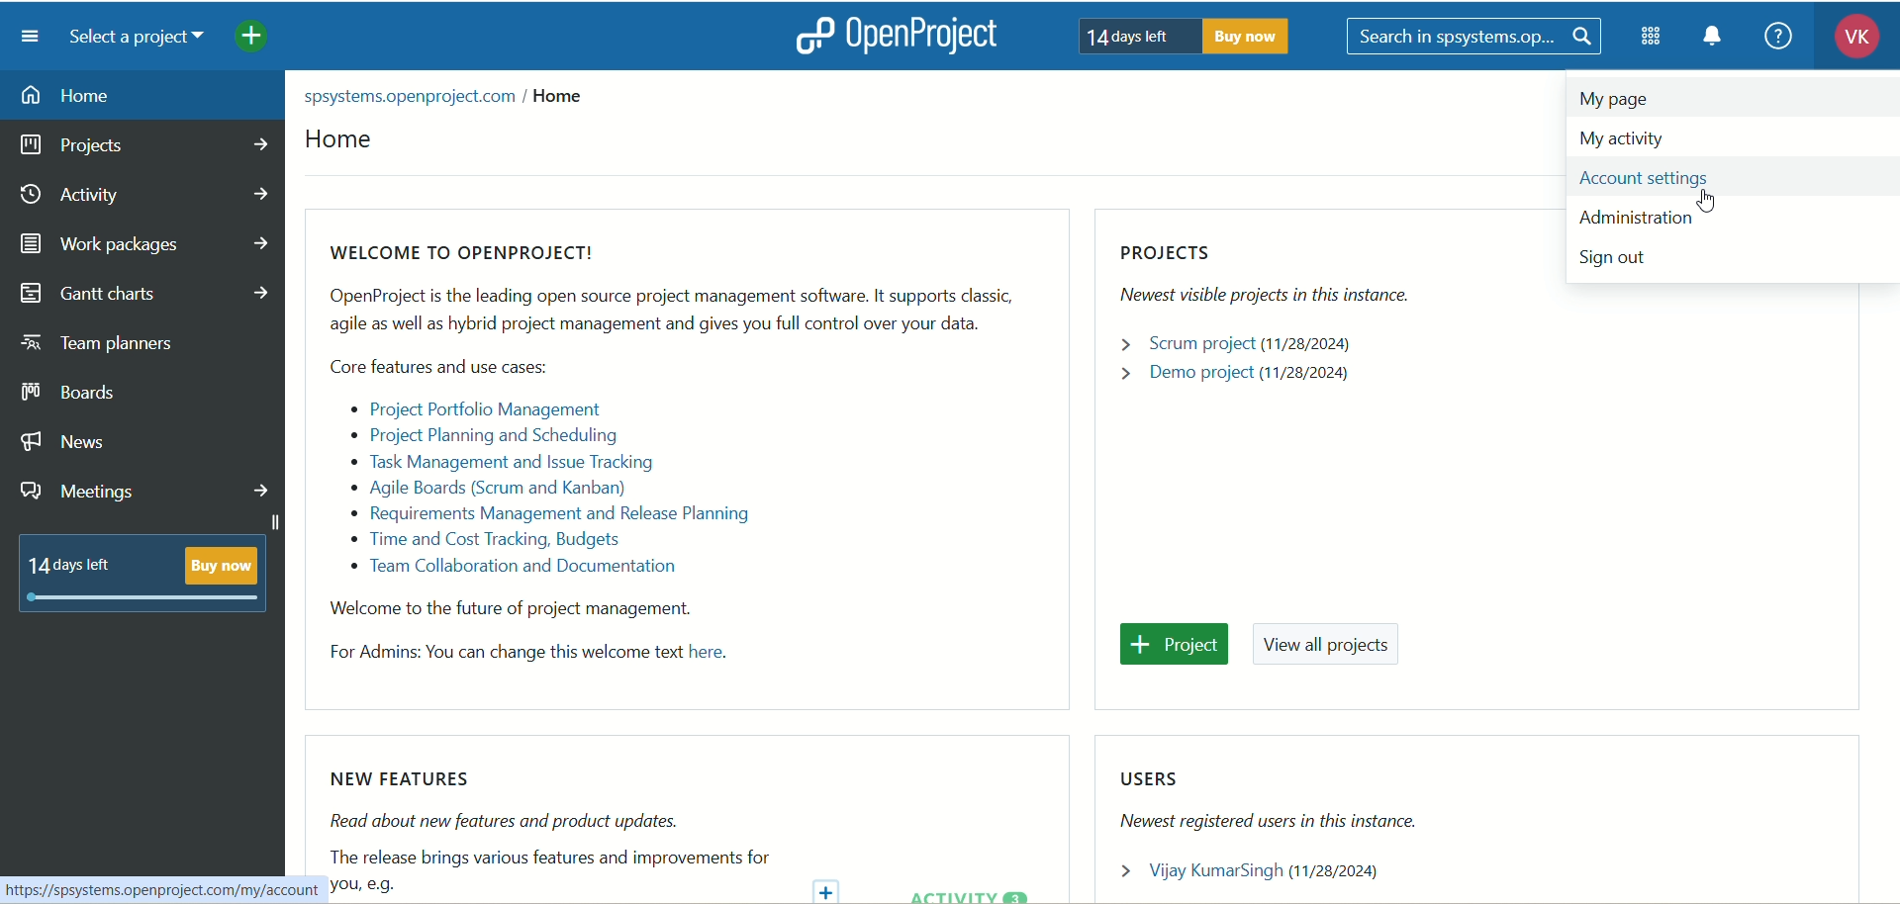  What do you see at coordinates (812, 35) in the screenshot?
I see `logo` at bounding box center [812, 35].